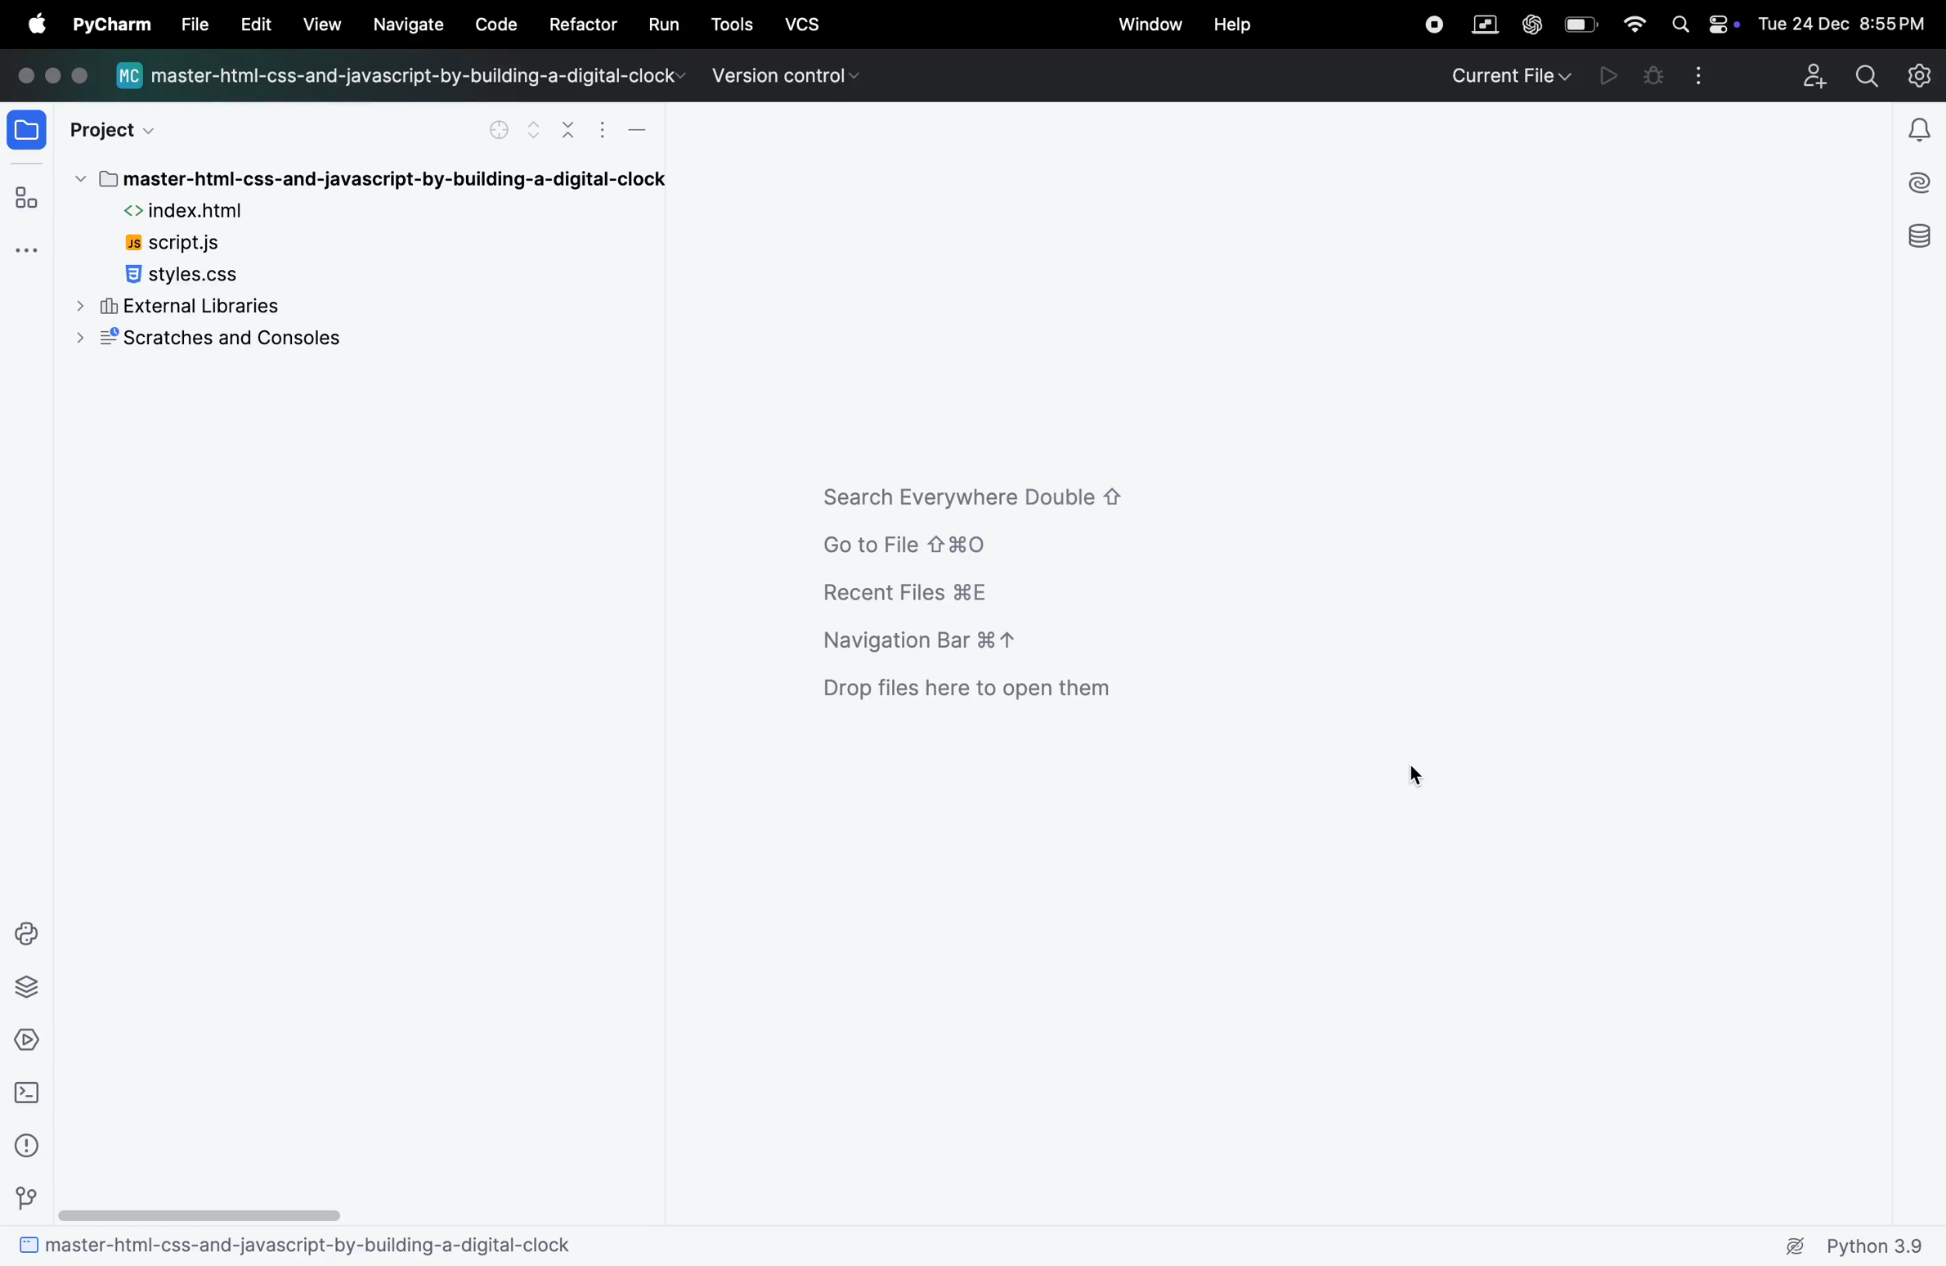 The height and width of the screenshot is (1266, 1946). Describe the element at coordinates (202, 1214) in the screenshot. I see `scroll` at that location.